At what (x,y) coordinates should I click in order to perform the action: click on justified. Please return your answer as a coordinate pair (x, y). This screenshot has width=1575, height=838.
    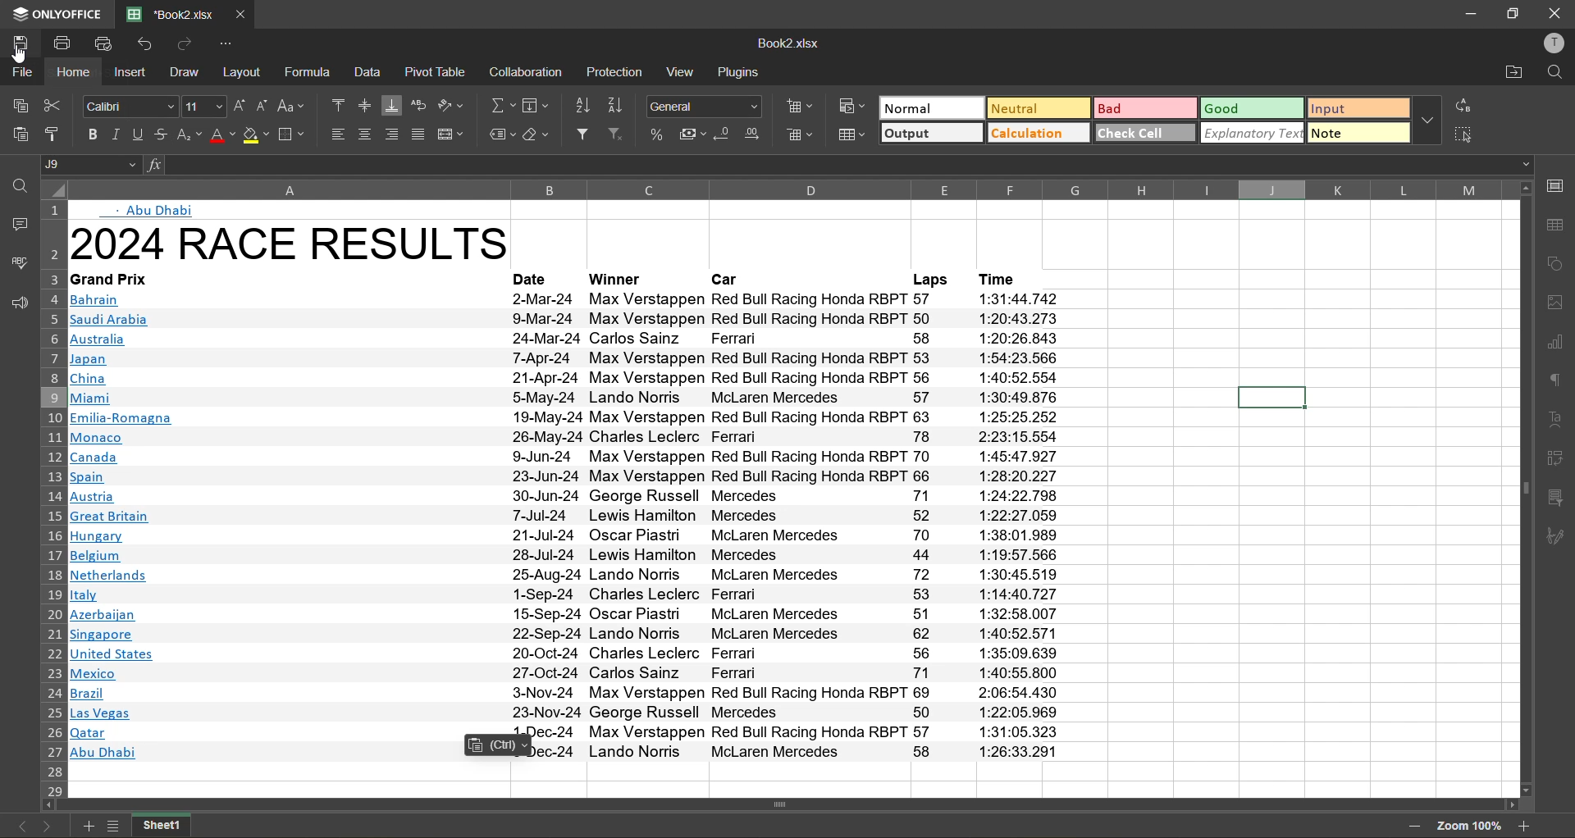
    Looking at the image, I should click on (418, 134).